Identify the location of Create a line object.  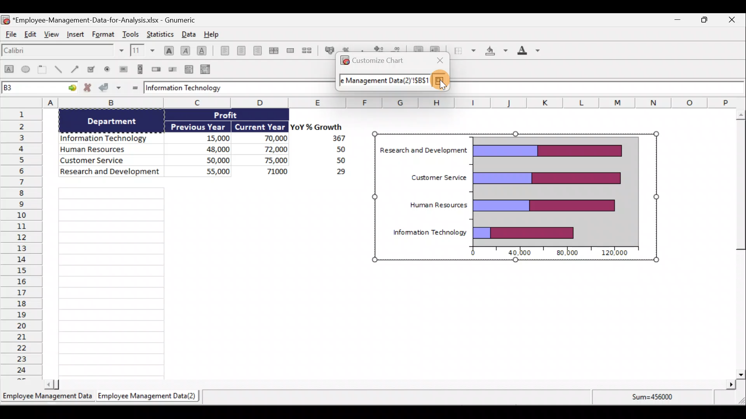
(58, 70).